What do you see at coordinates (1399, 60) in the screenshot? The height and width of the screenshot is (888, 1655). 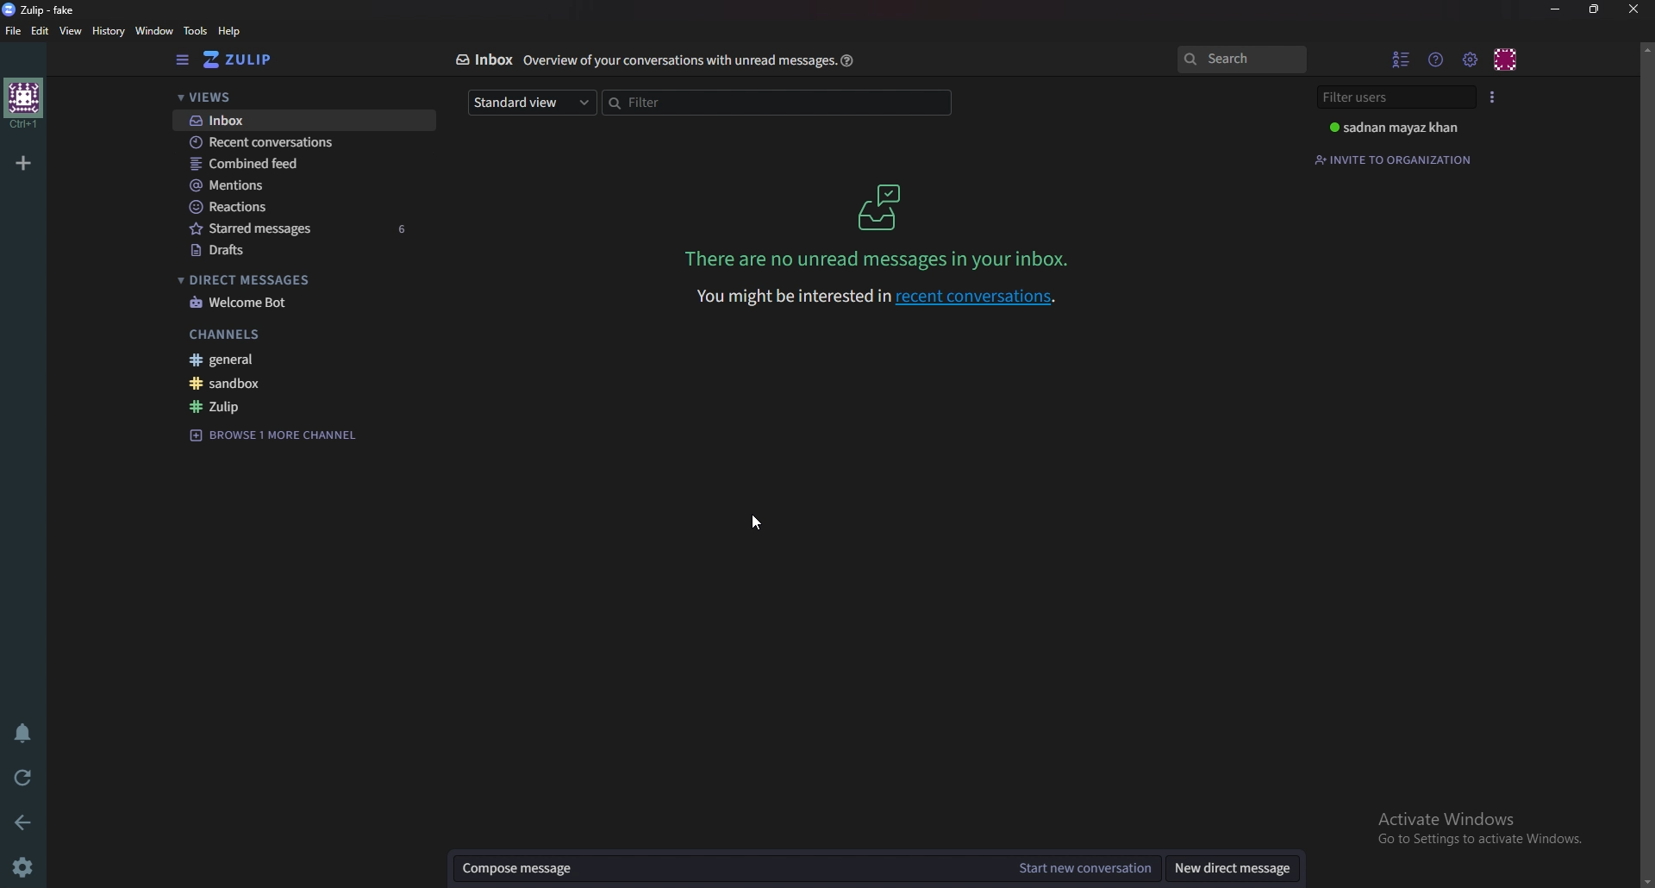 I see `Hide user list` at bounding box center [1399, 60].